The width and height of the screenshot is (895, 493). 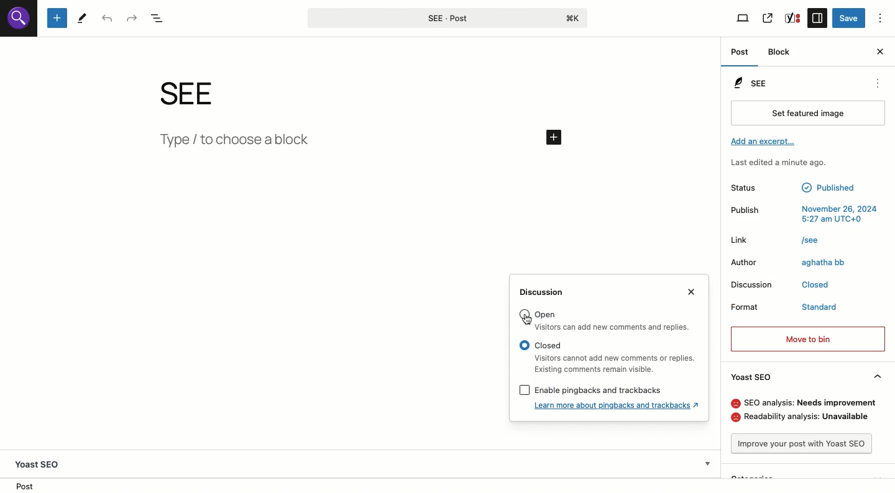 What do you see at coordinates (527, 321) in the screenshot?
I see `cursor` at bounding box center [527, 321].